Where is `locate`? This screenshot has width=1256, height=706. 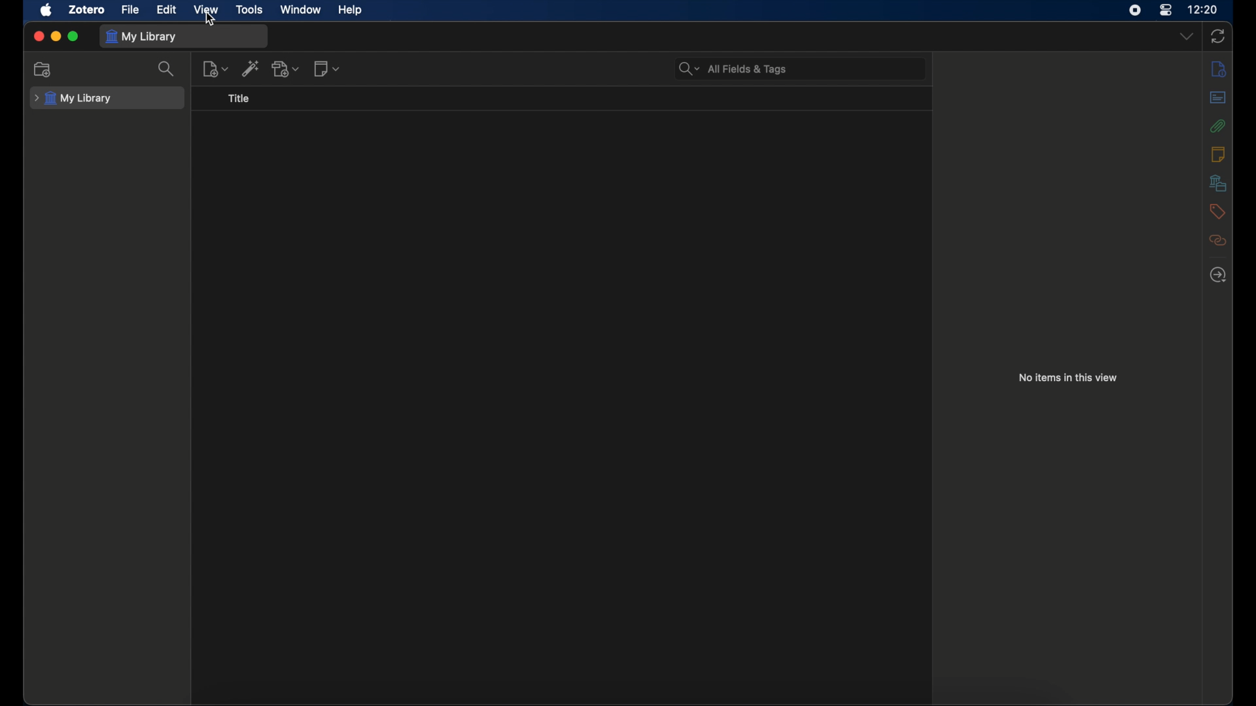 locate is located at coordinates (1218, 275).